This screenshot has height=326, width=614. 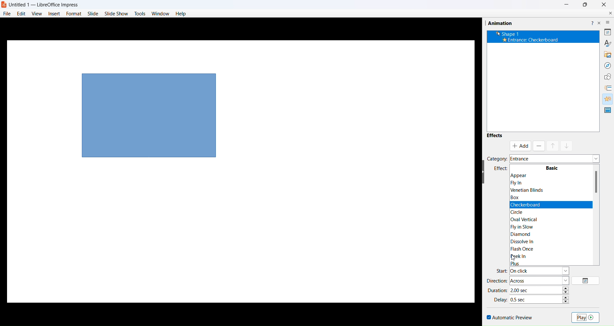 What do you see at coordinates (541, 271) in the screenshot?
I see `start type` at bounding box center [541, 271].